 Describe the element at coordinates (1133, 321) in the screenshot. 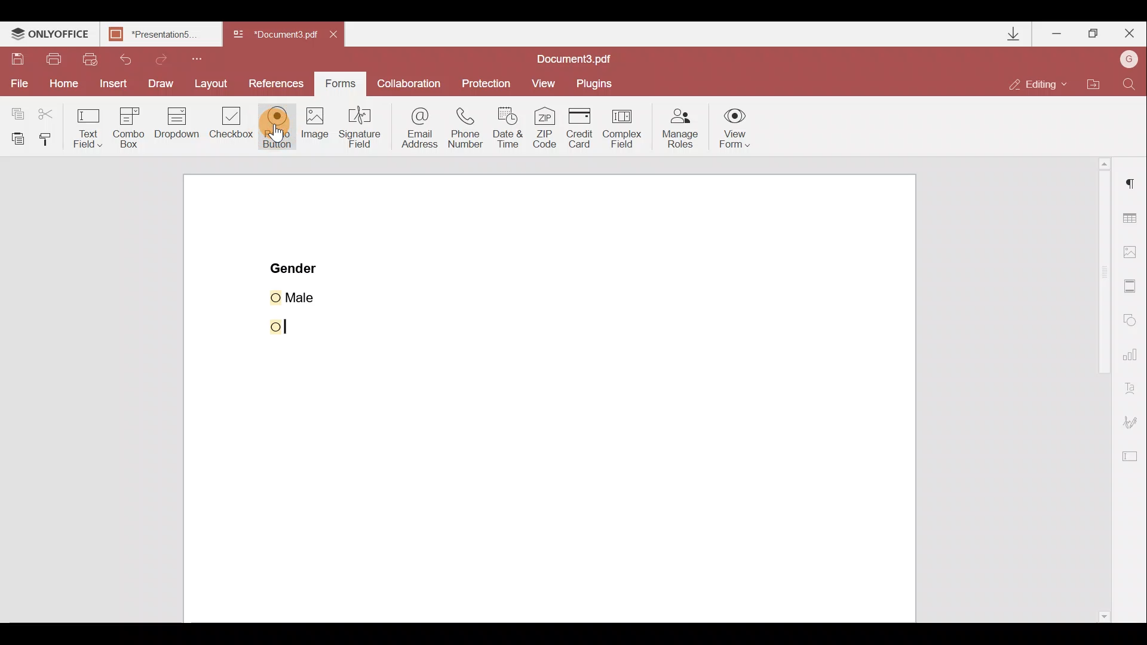

I see `Shapes settings` at that location.